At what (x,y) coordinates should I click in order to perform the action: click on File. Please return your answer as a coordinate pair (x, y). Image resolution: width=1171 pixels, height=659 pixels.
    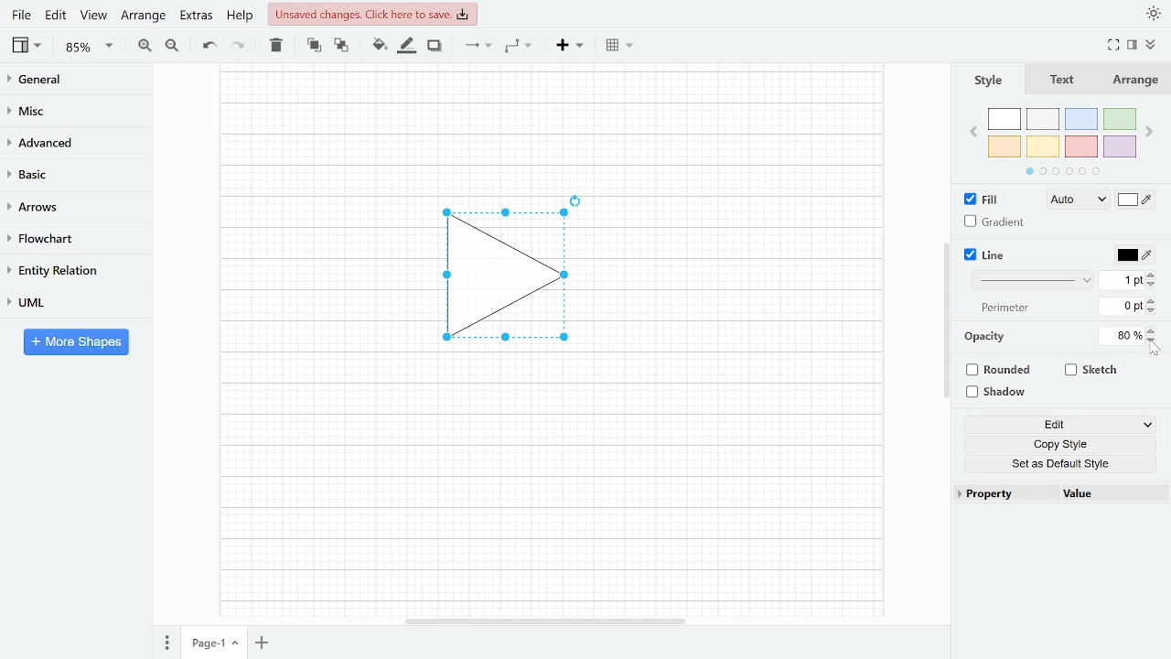
    Looking at the image, I should click on (21, 15).